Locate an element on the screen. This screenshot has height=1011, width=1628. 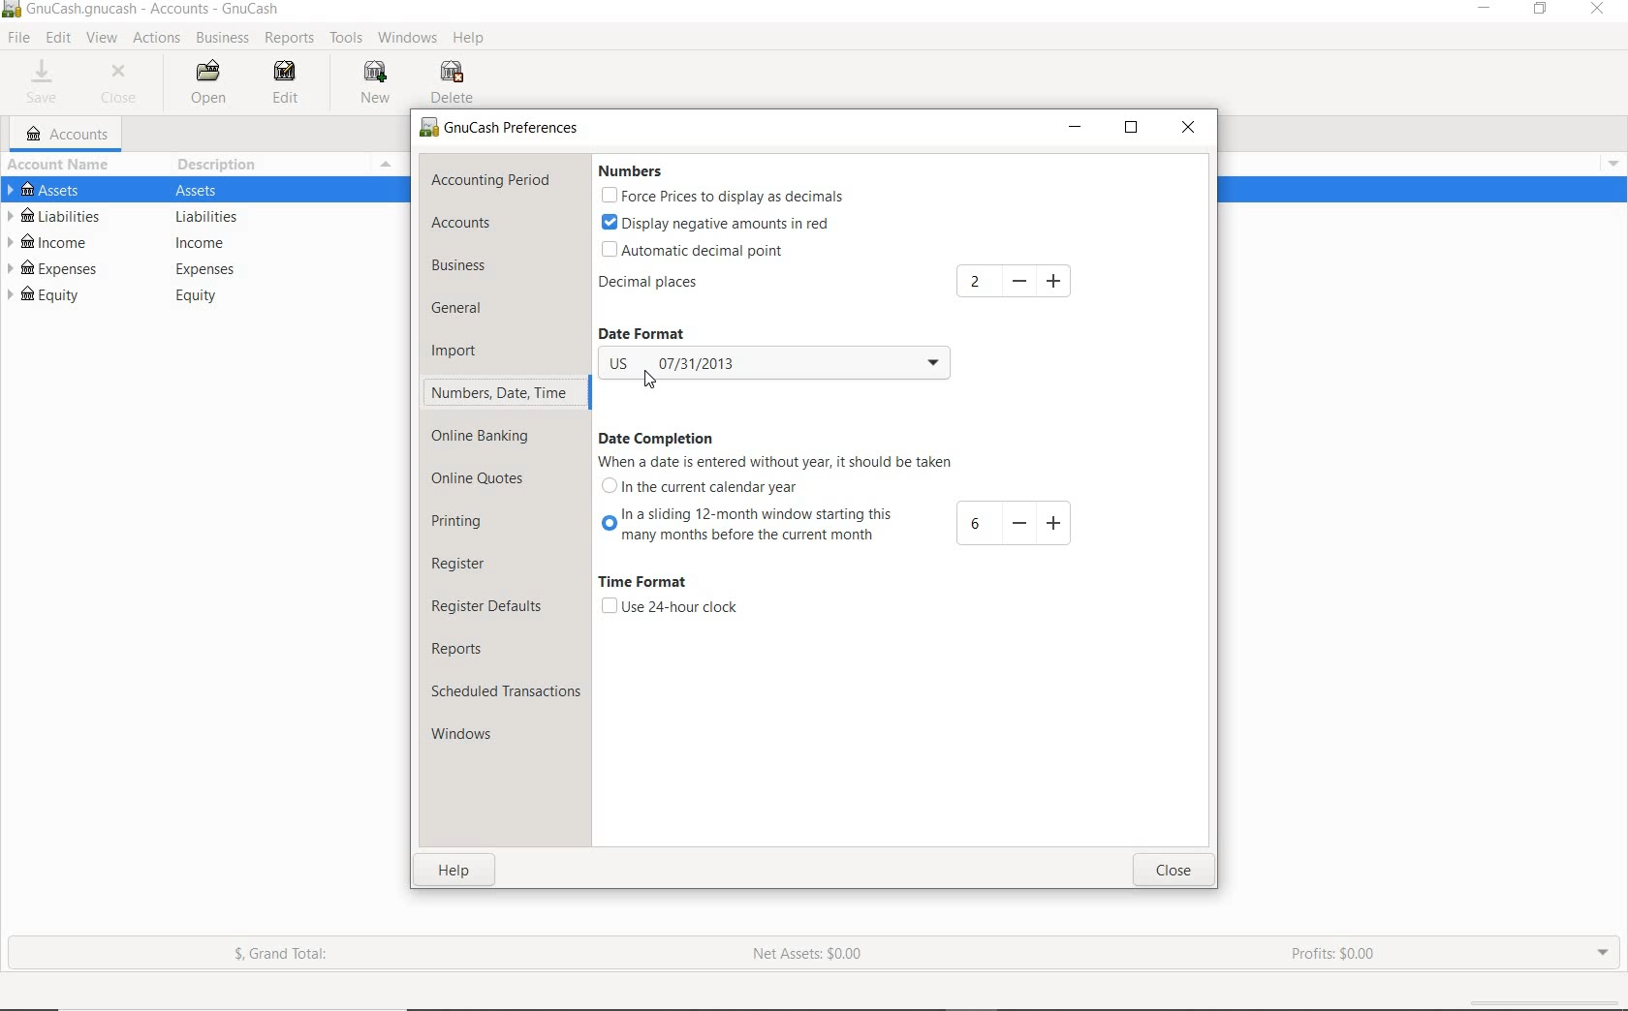
use 24-hour clock is located at coordinates (669, 607).